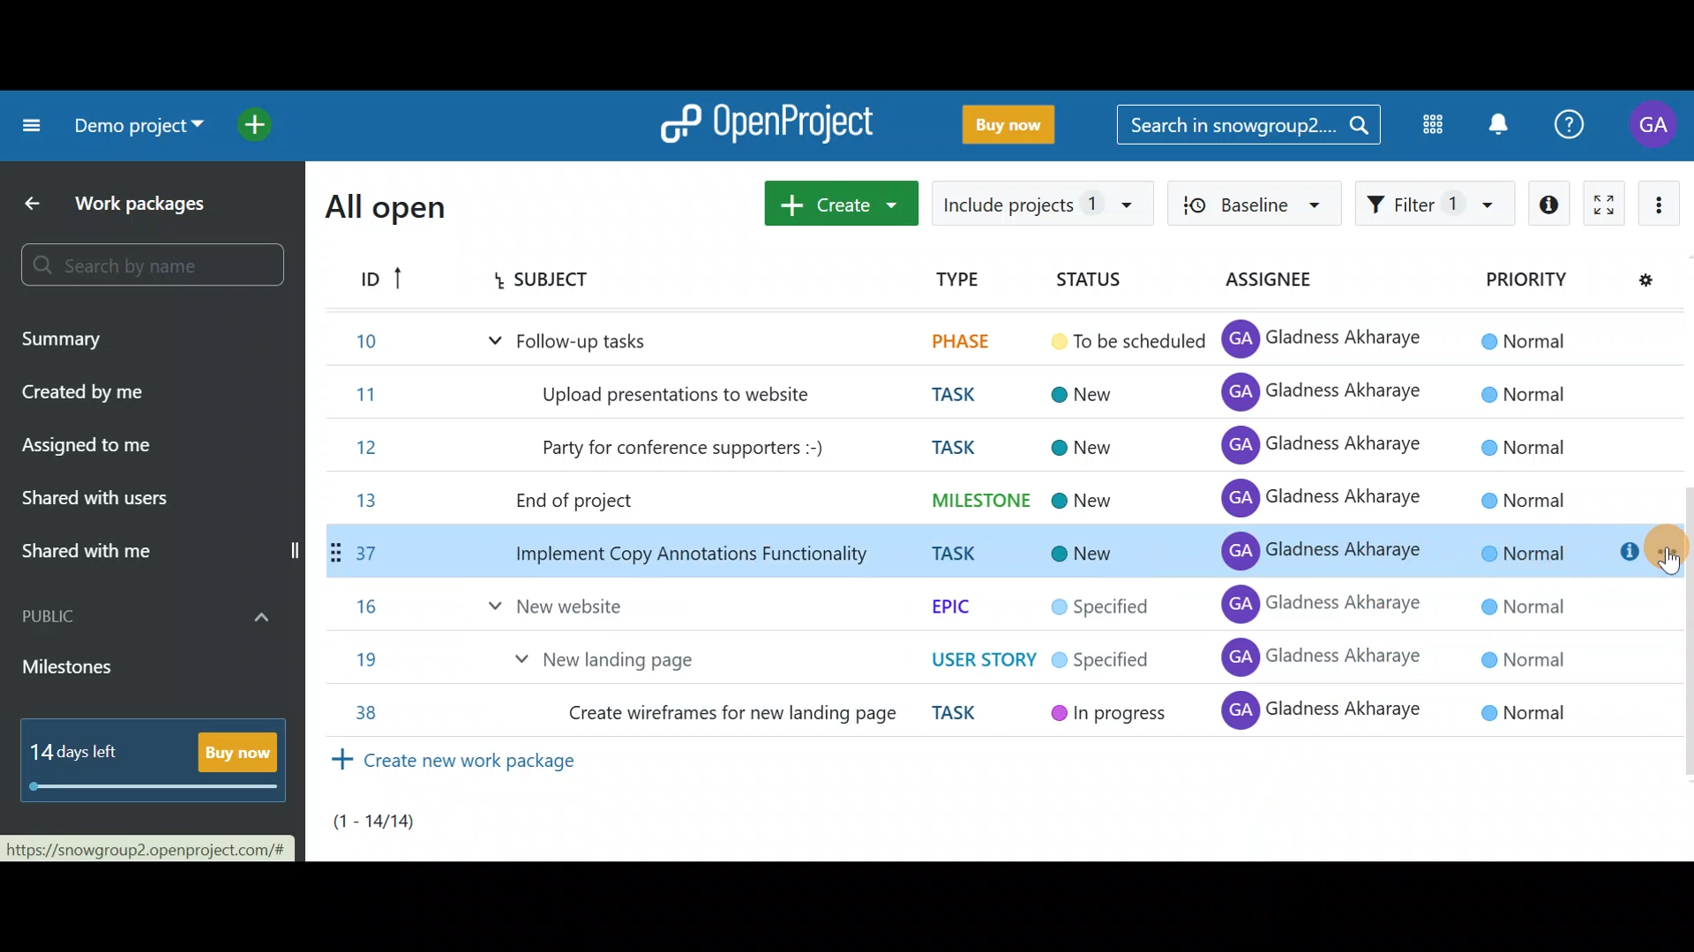 The height and width of the screenshot is (952, 1694). I want to click on Follow-up tasks, so click(574, 341).